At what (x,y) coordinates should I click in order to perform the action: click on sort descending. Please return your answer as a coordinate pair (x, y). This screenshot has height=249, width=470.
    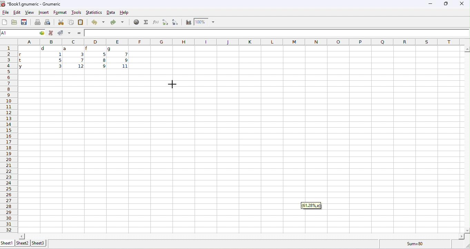
    Looking at the image, I should click on (176, 22).